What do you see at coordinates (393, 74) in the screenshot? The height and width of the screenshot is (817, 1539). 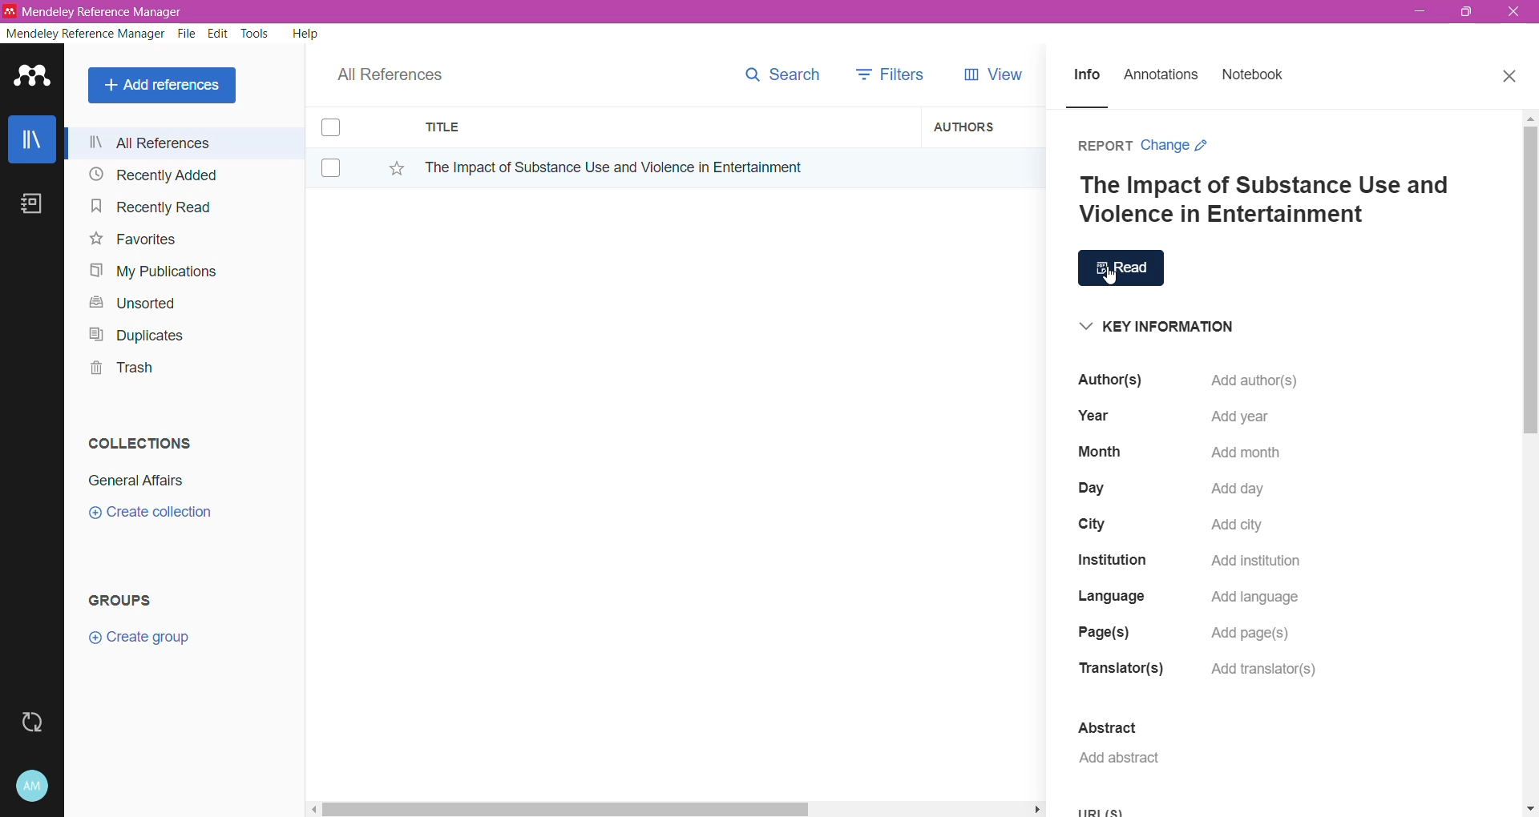 I see `All References` at bounding box center [393, 74].